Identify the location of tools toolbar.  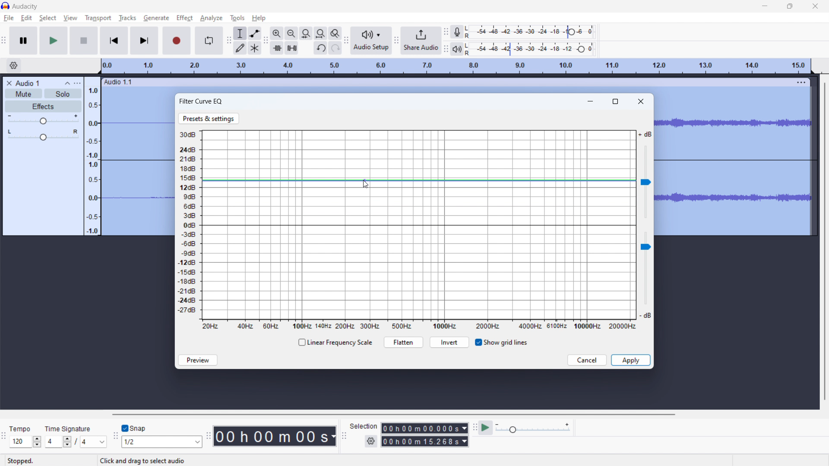
(228, 41).